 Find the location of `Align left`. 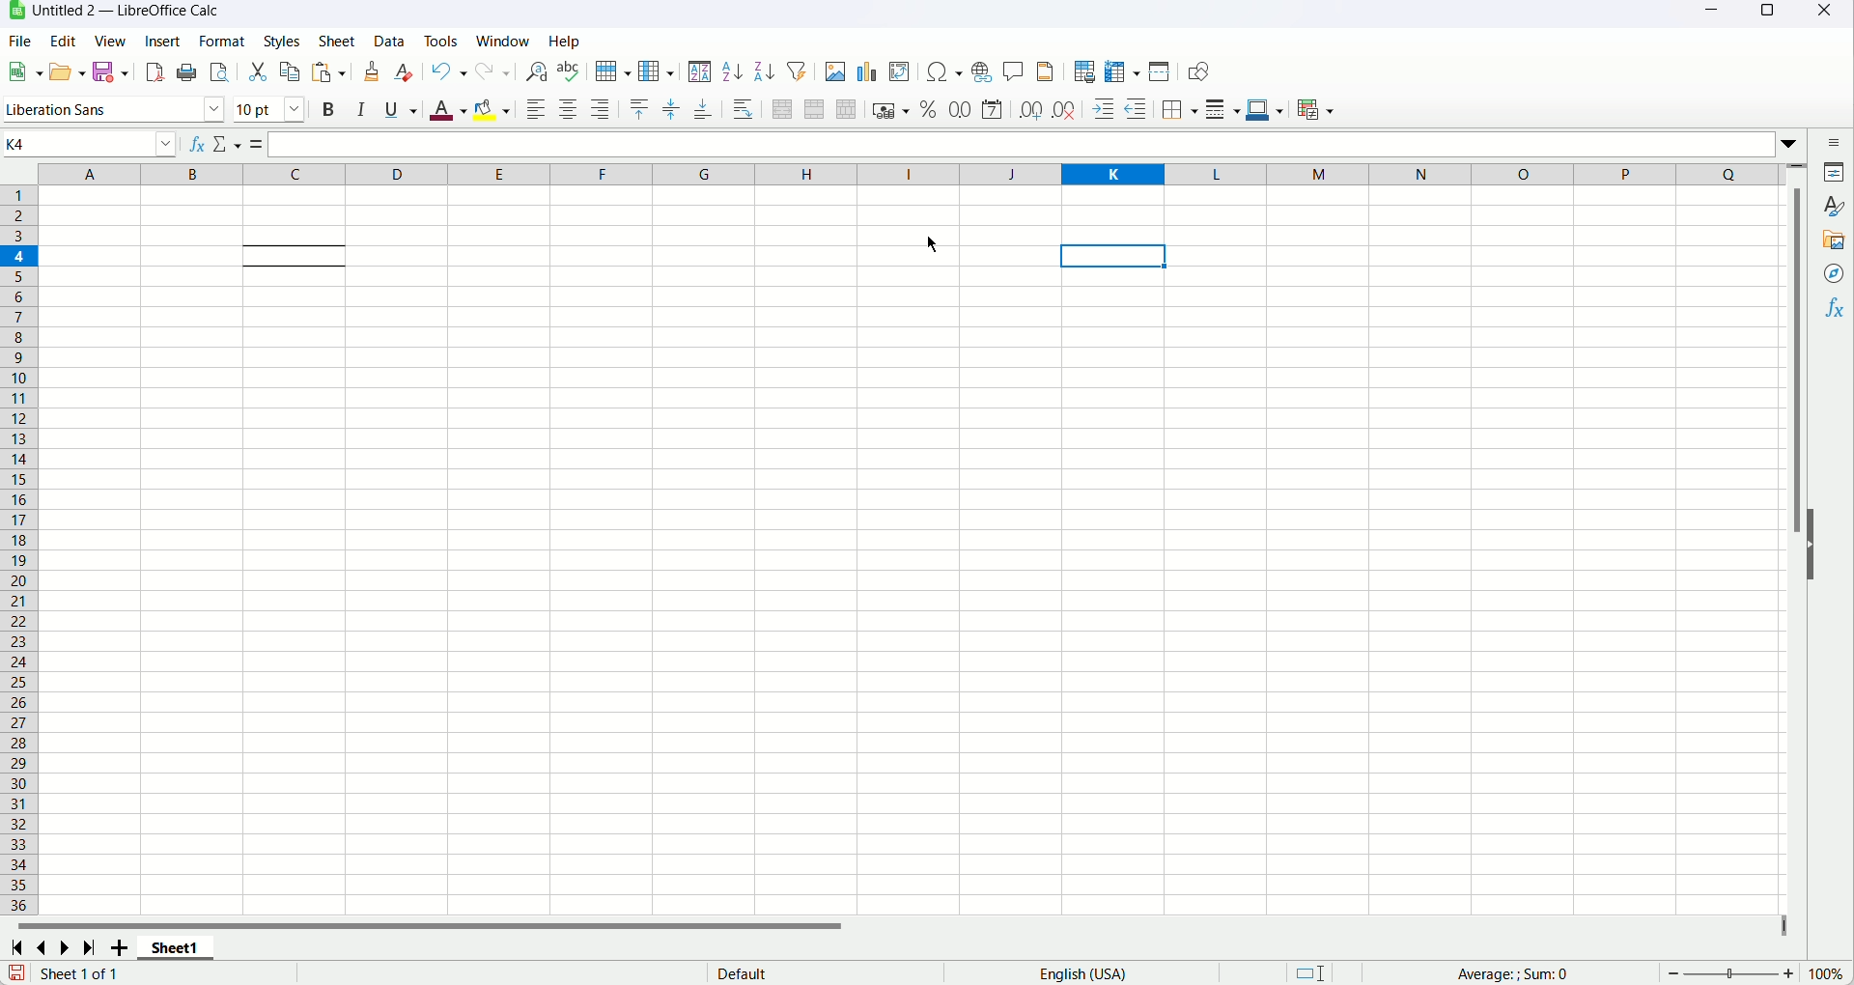

Align left is located at coordinates (536, 109).